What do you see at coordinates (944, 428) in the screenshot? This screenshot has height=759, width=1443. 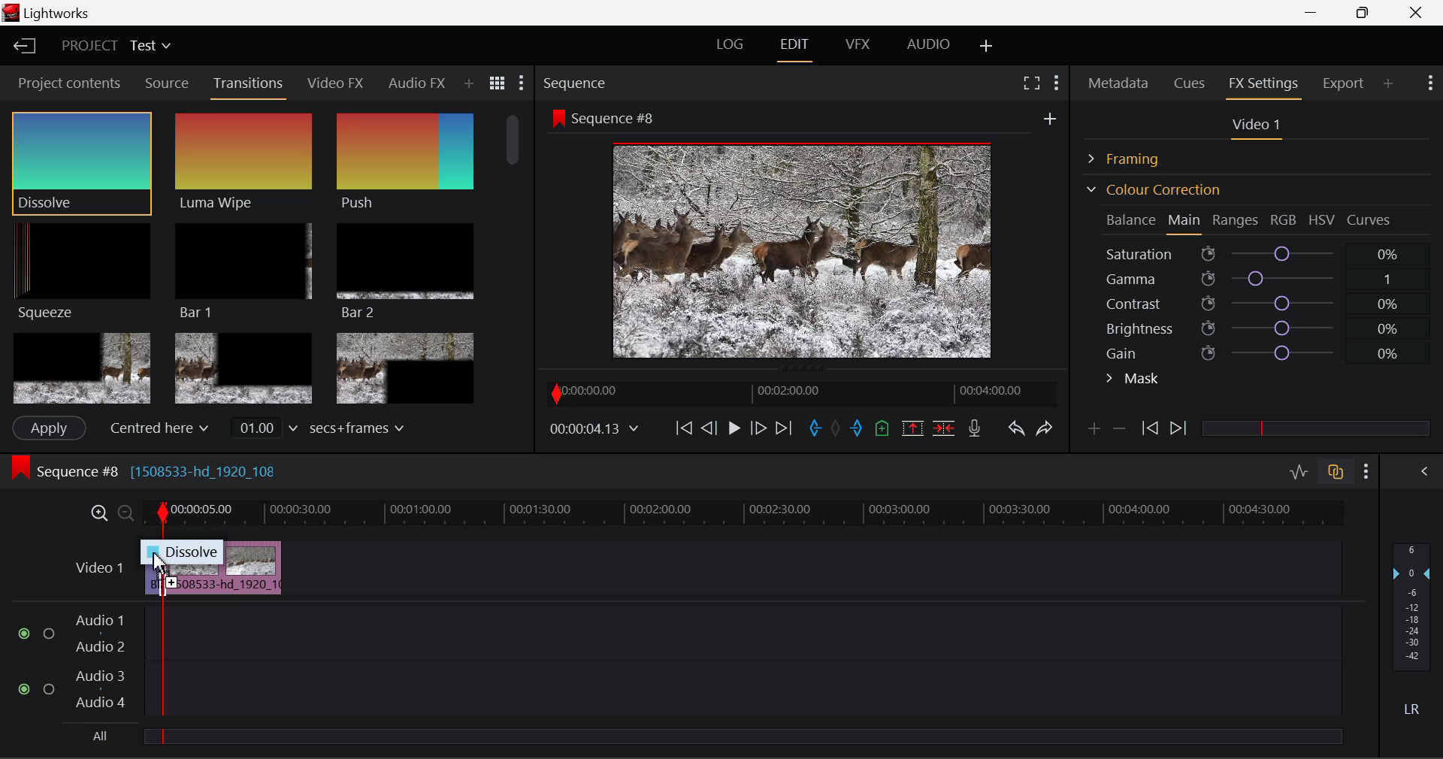 I see `Delete/Cut` at bounding box center [944, 428].